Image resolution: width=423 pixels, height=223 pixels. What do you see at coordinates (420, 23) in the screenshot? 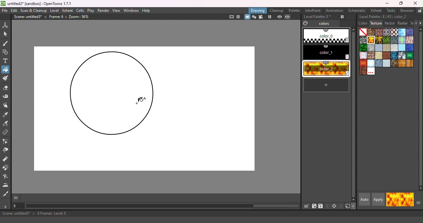
I see `Next` at bounding box center [420, 23].